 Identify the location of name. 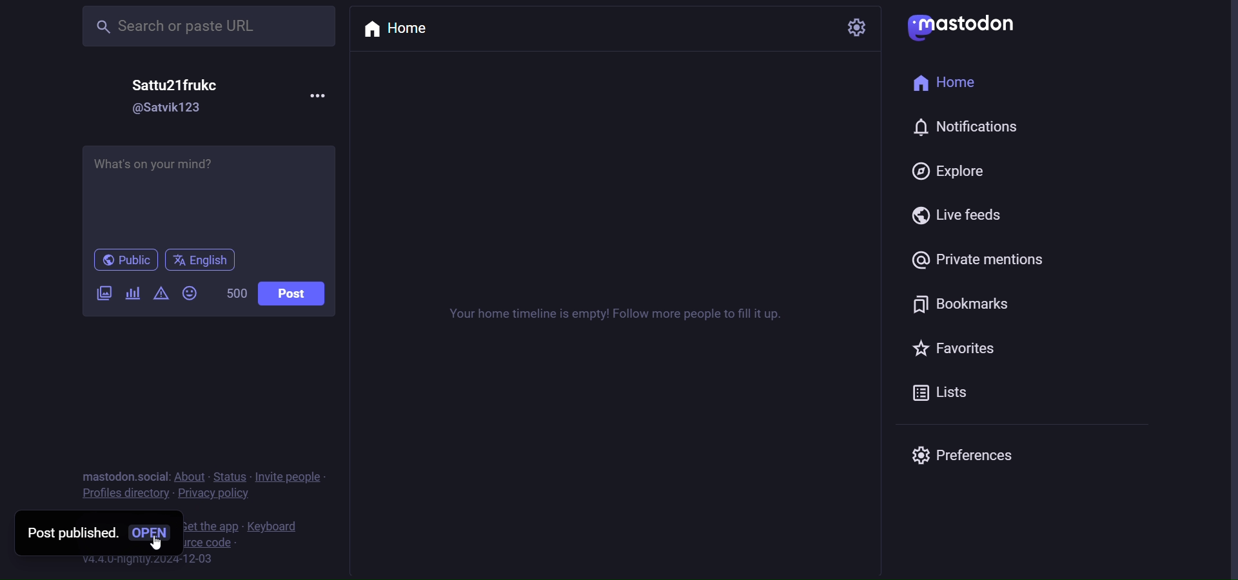
(177, 81).